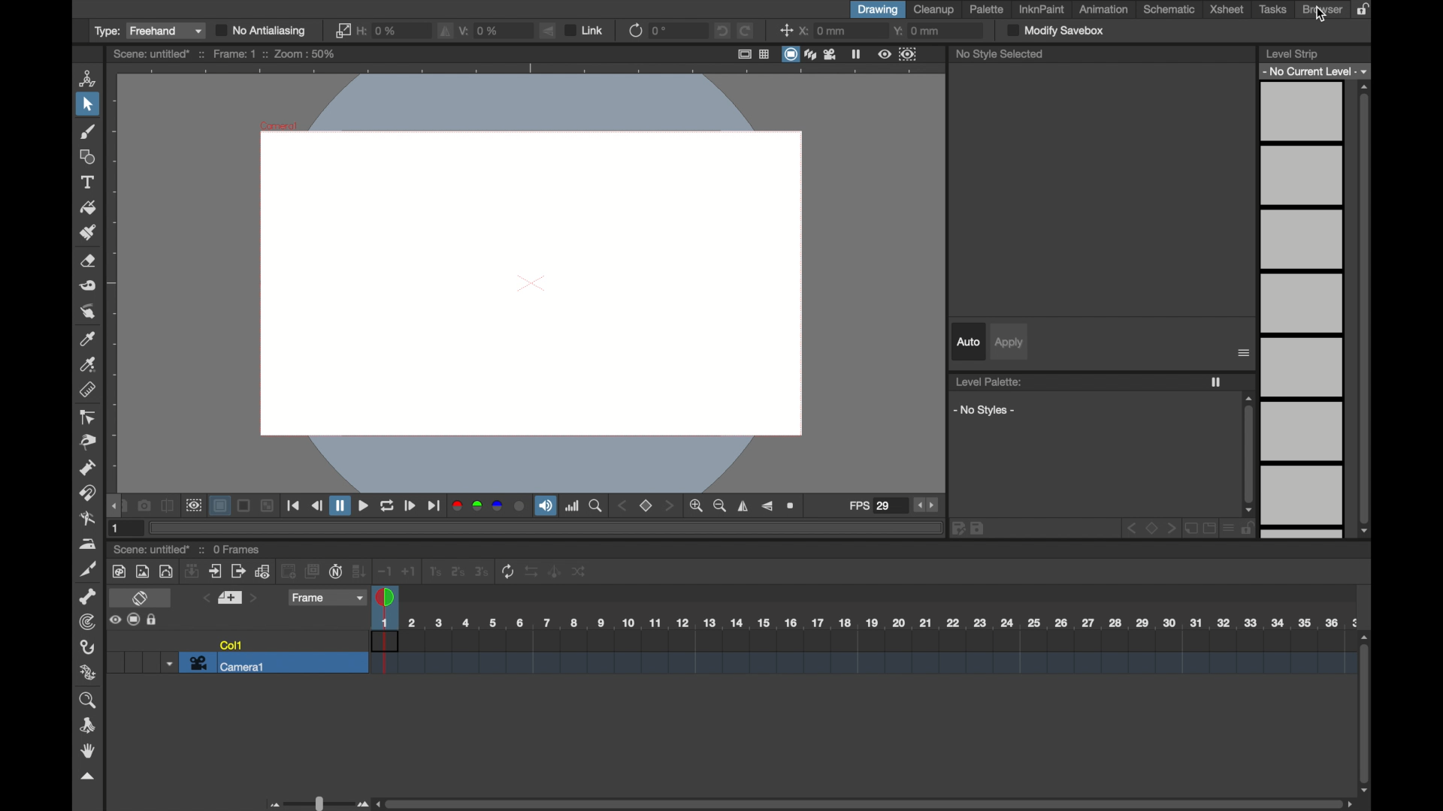 The height and width of the screenshot is (811, 1443). I want to click on cutter tool, so click(88, 570).